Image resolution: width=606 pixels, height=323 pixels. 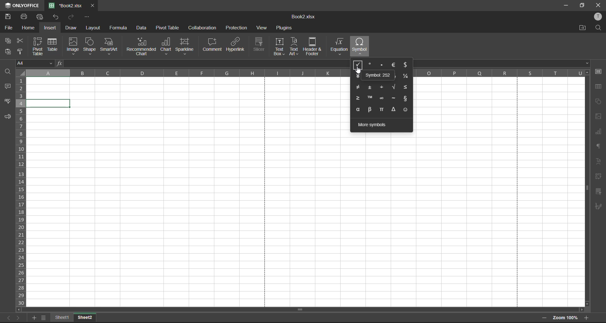 I want to click on text, so click(x=599, y=162).